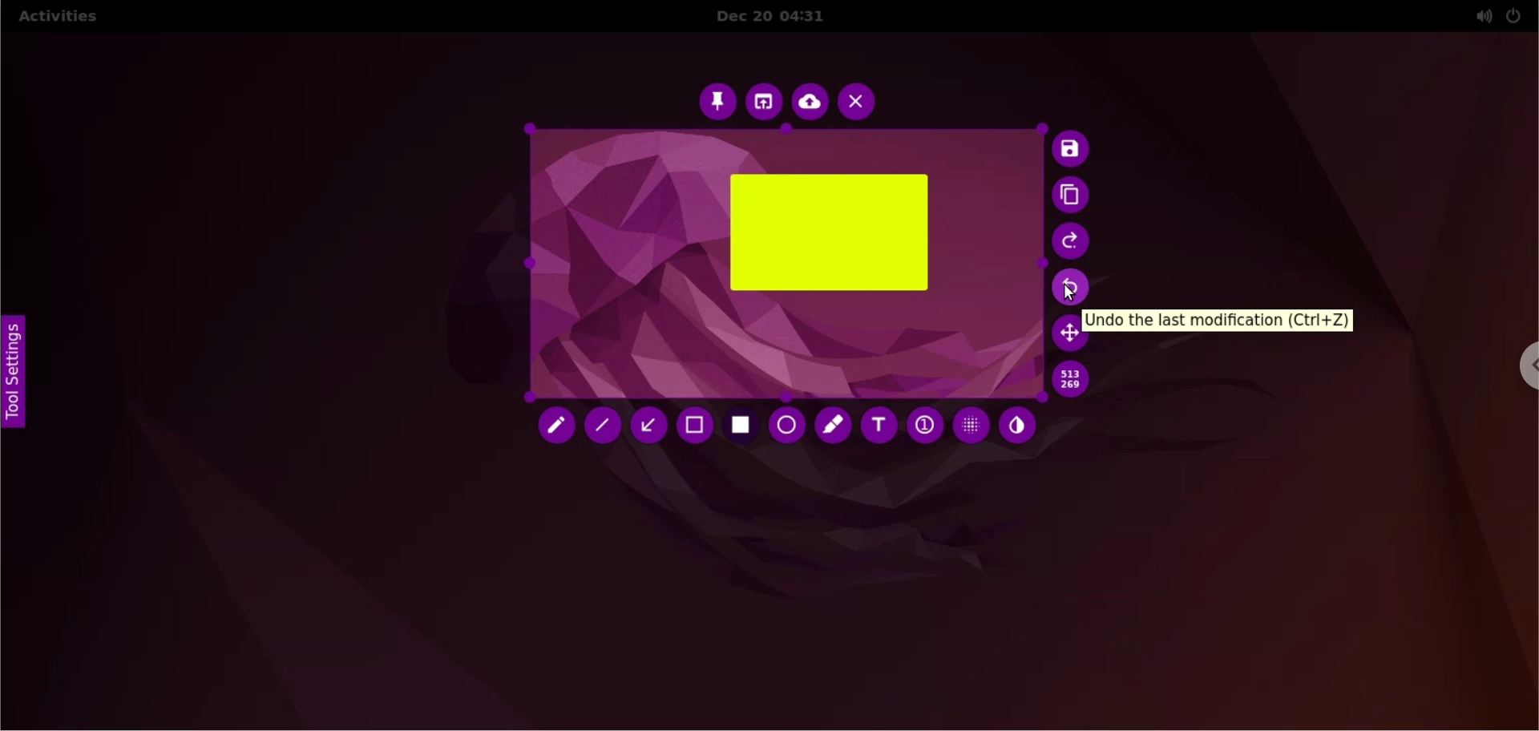 Image resolution: width=1539 pixels, height=731 pixels. What do you see at coordinates (551, 426) in the screenshot?
I see `pencil tool` at bounding box center [551, 426].